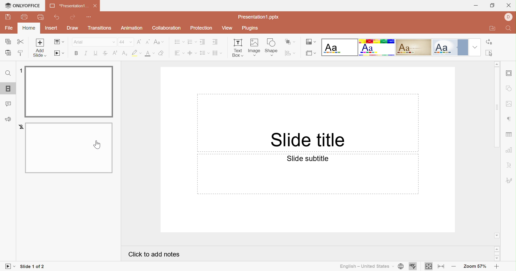  Describe the element at coordinates (429, 267) in the screenshot. I see `Fit to slide` at that location.